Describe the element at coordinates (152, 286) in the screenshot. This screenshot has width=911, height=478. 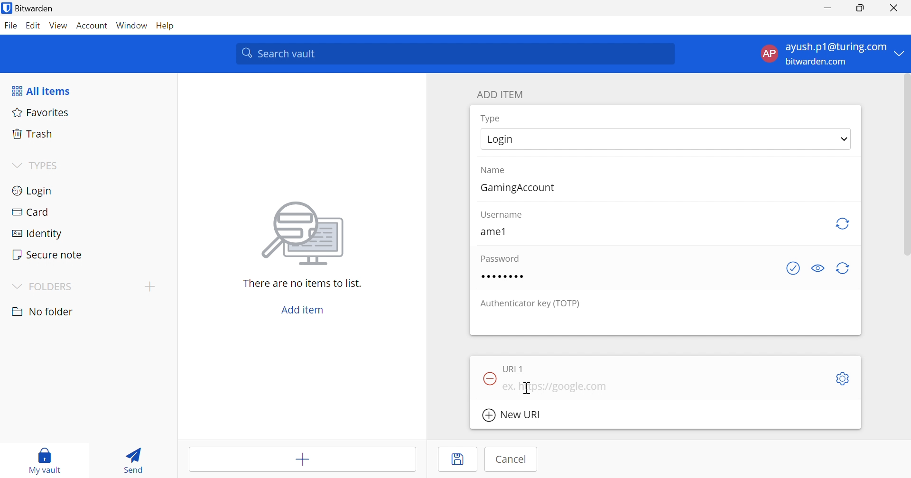
I see `Add folder` at that location.